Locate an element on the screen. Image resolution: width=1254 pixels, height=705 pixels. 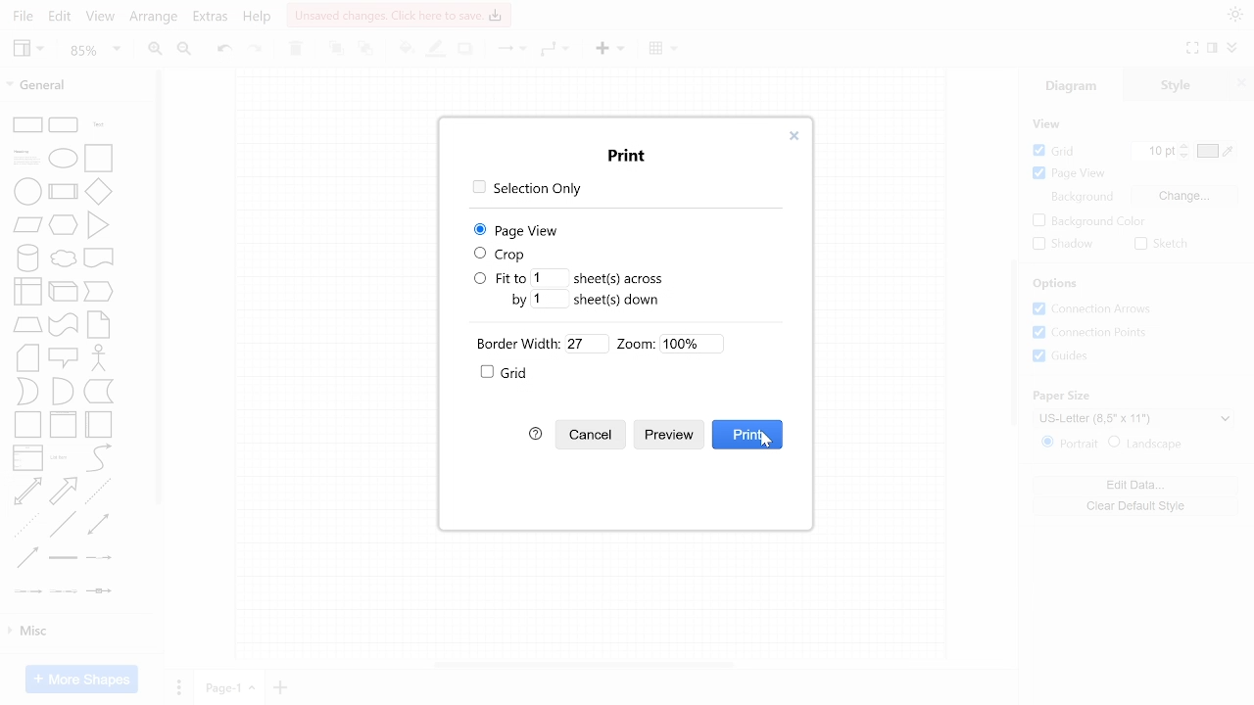
Heading is located at coordinates (26, 158).